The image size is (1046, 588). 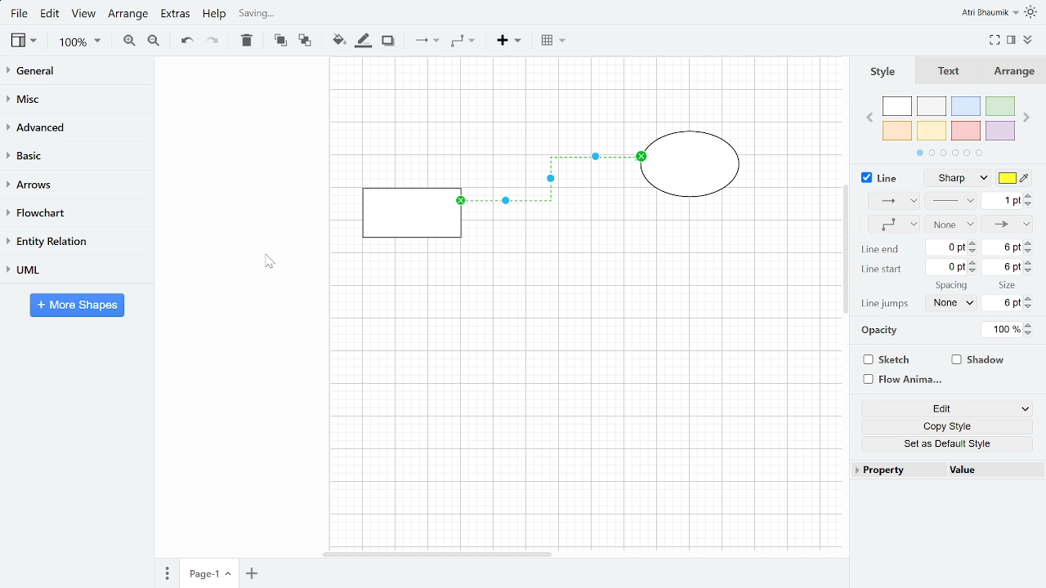 I want to click on blue, so click(x=966, y=107).